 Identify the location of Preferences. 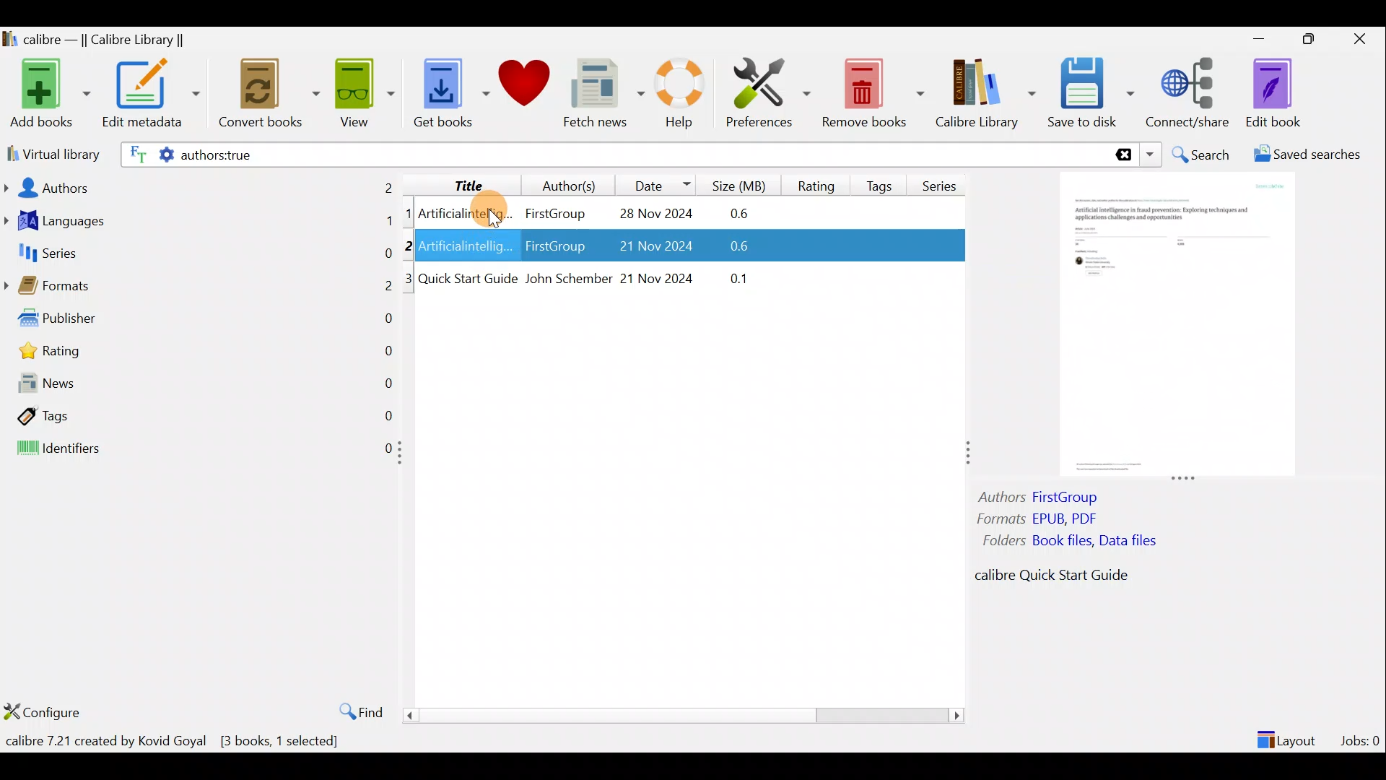
(768, 92).